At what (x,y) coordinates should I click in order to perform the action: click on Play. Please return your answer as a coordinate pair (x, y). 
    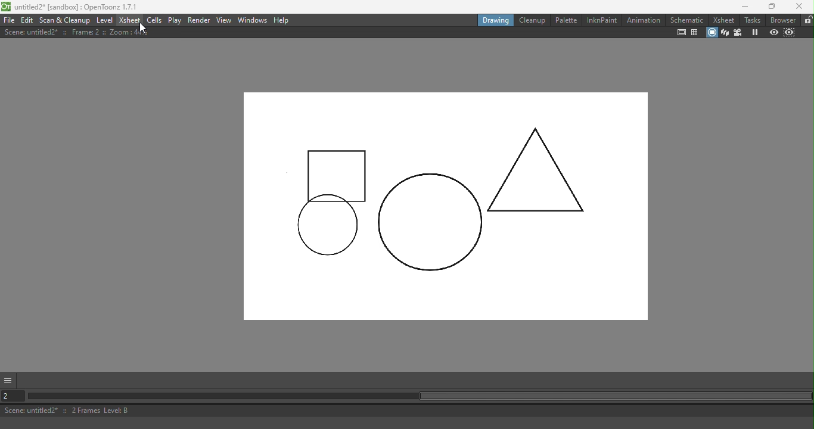
    Looking at the image, I should click on (175, 20).